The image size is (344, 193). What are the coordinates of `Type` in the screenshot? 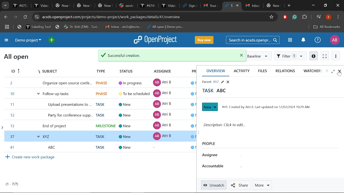 It's located at (99, 70).